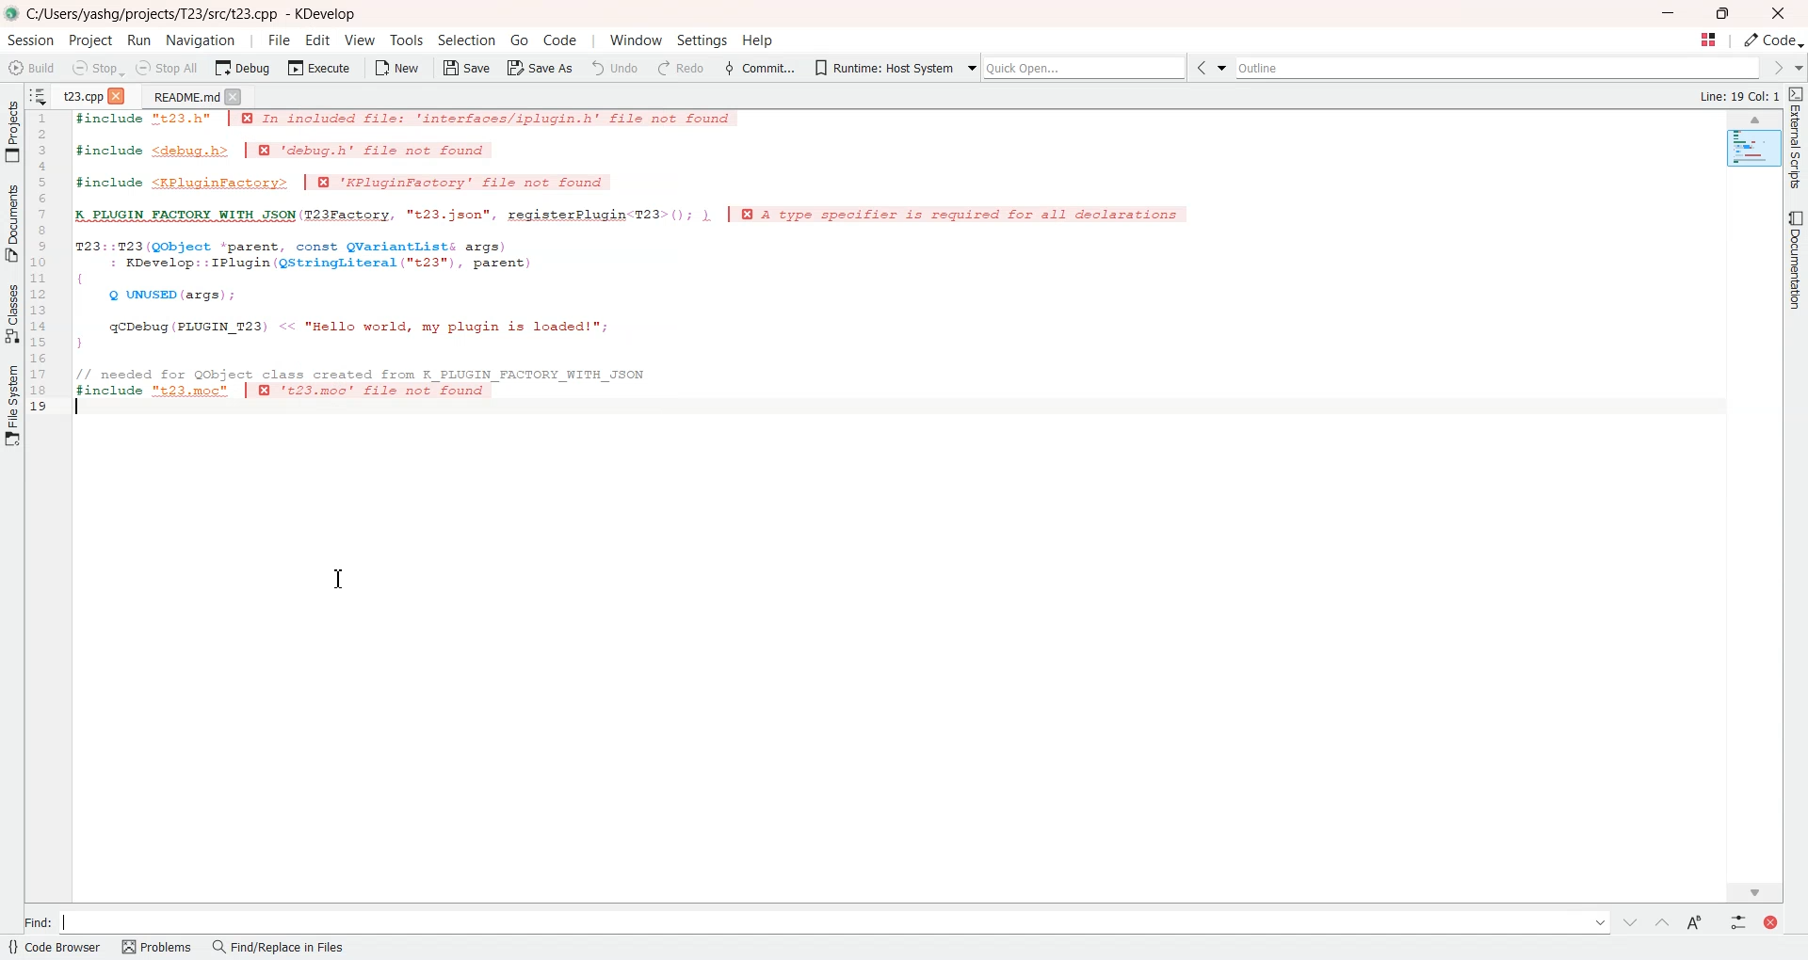 The image size is (1808, 960). What do you see at coordinates (1204, 69) in the screenshot?
I see `Go back` at bounding box center [1204, 69].